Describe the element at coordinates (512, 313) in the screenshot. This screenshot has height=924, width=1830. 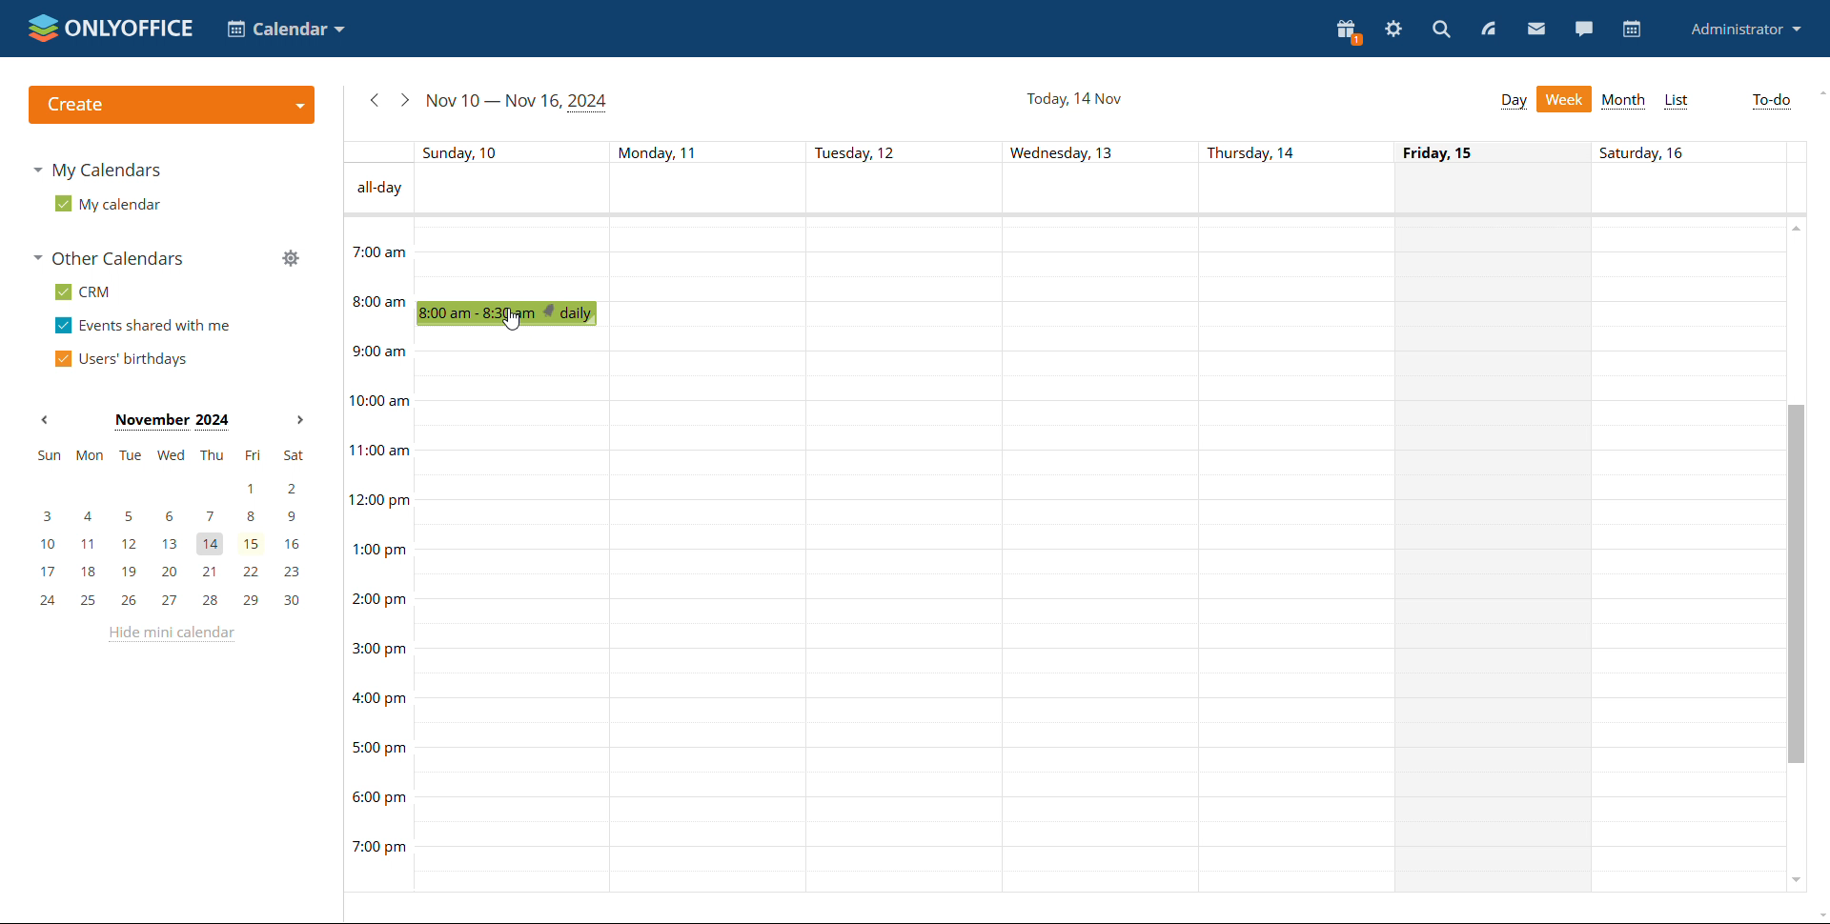
I see `scheduled  event` at that location.